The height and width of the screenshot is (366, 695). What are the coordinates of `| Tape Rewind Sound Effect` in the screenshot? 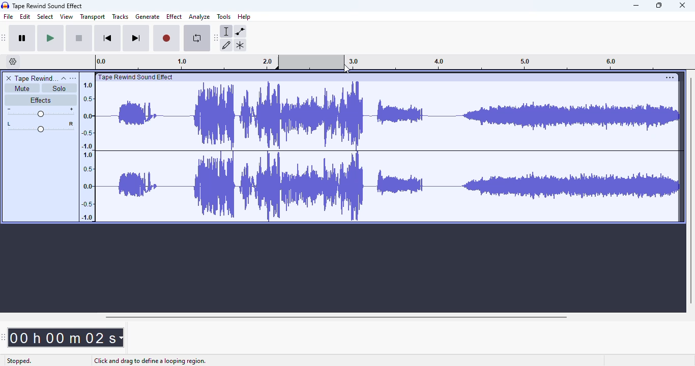 It's located at (135, 77).